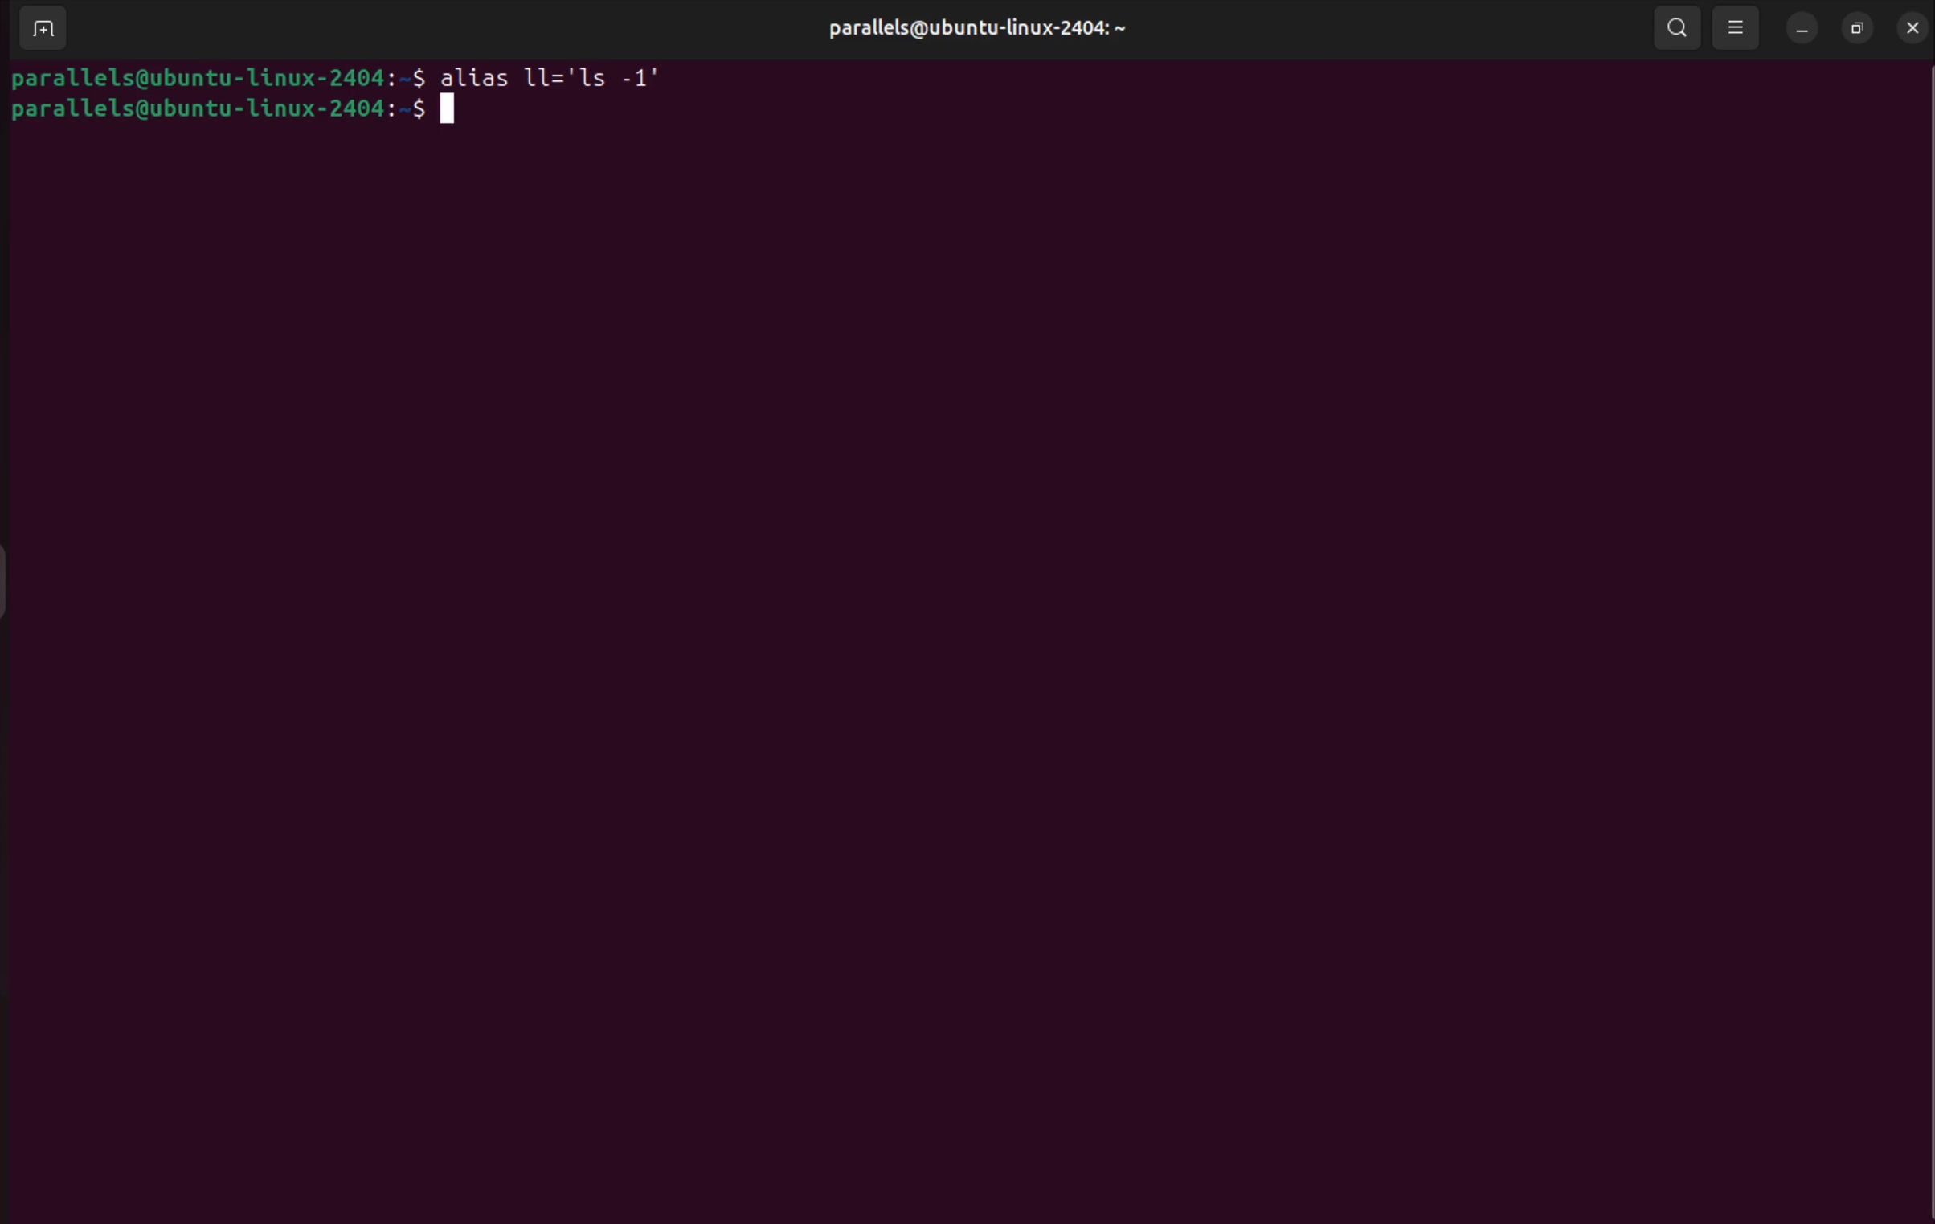 Image resolution: width=1935 pixels, height=1224 pixels. What do you see at coordinates (1737, 27) in the screenshot?
I see `view options` at bounding box center [1737, 27].